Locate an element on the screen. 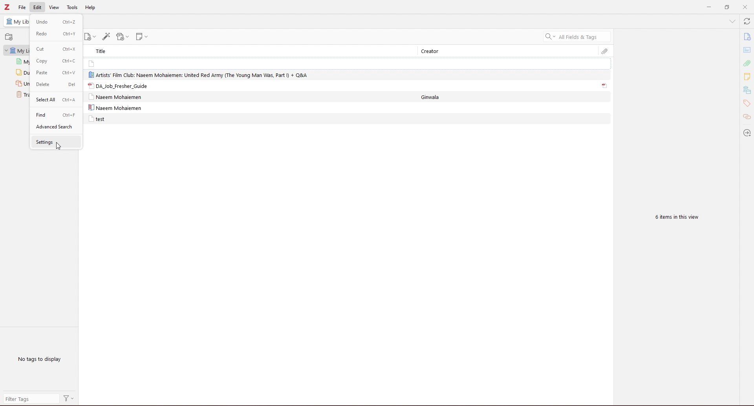 The image size is (754, 406). info is located at coordinates (747, 37).